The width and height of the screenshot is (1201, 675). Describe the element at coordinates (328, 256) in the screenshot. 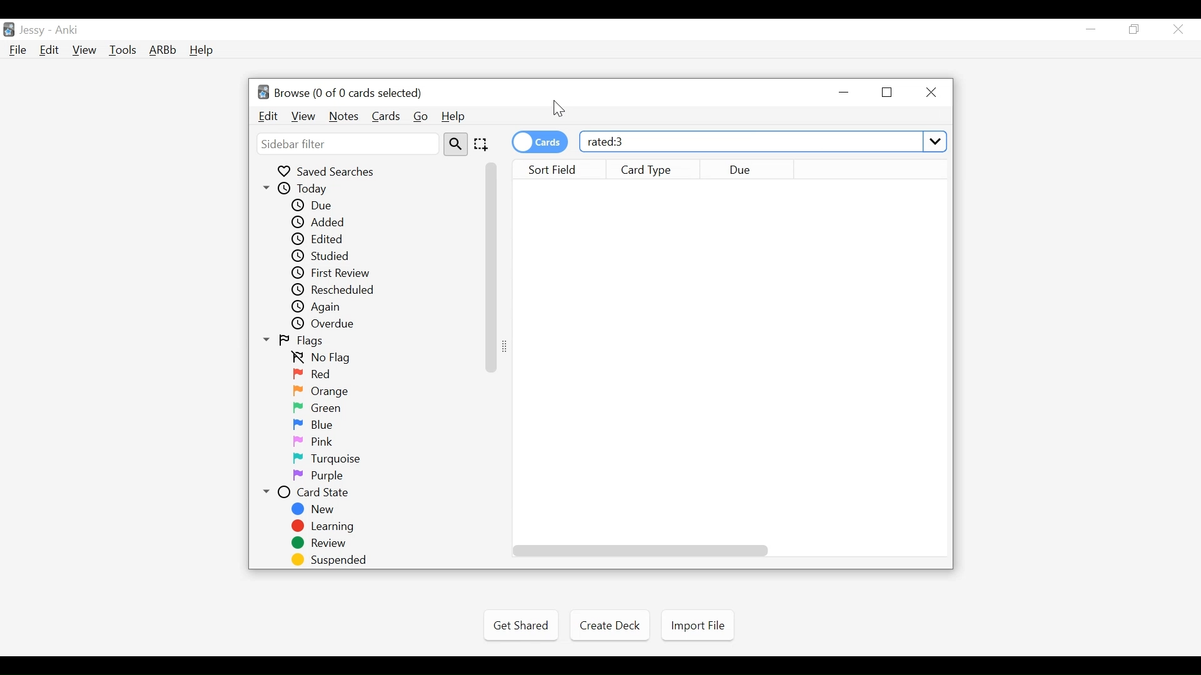

I see `Studied` at that location.